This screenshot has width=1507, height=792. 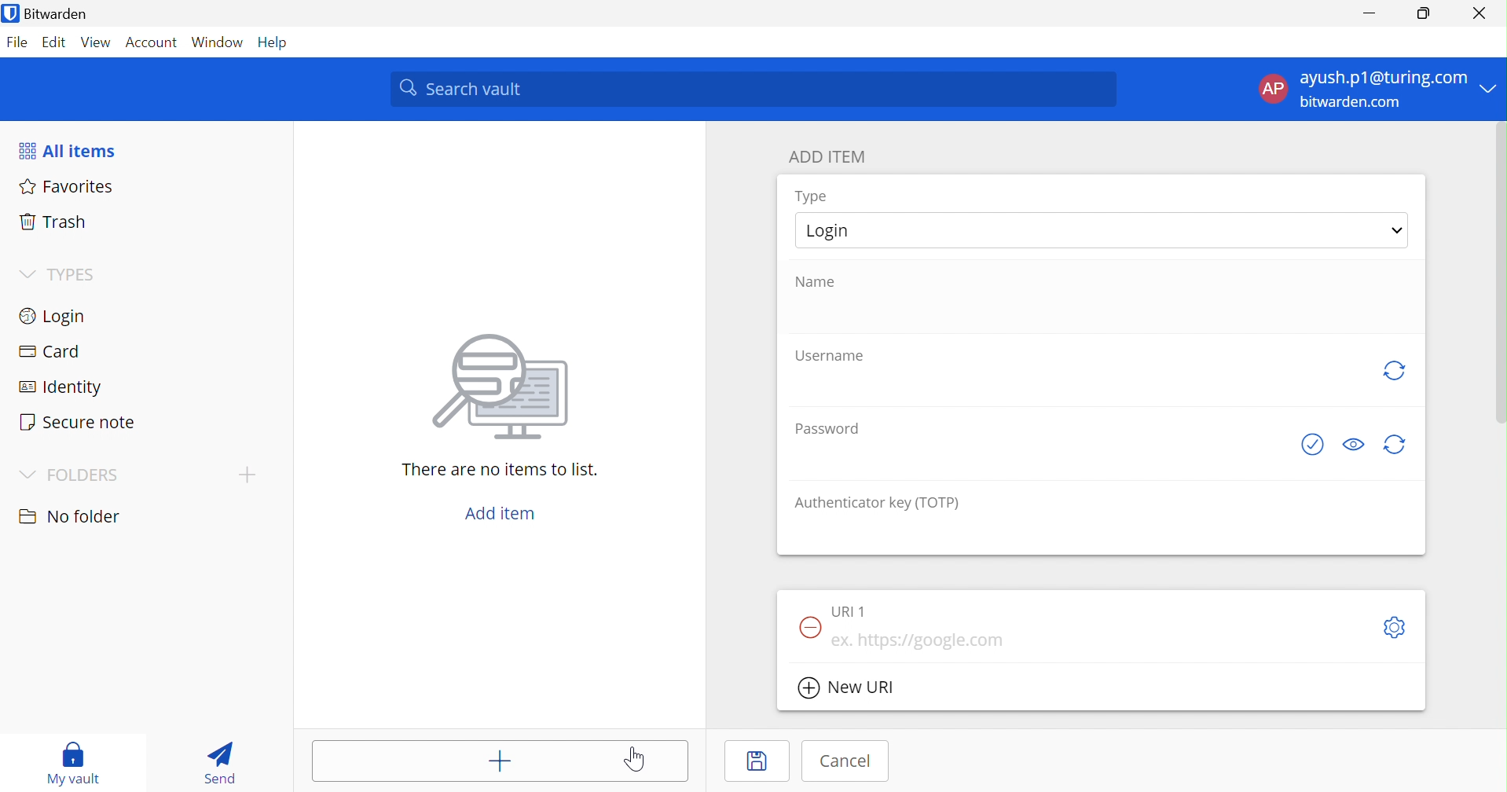 I want to click on Secure note, so click(x=79, y=424).